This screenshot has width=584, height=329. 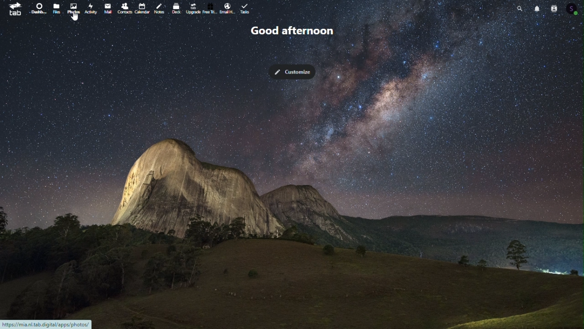 What do you see at coordinates (248, 8) in the screenshot?
I see `task` at bounding box center [248, 8].